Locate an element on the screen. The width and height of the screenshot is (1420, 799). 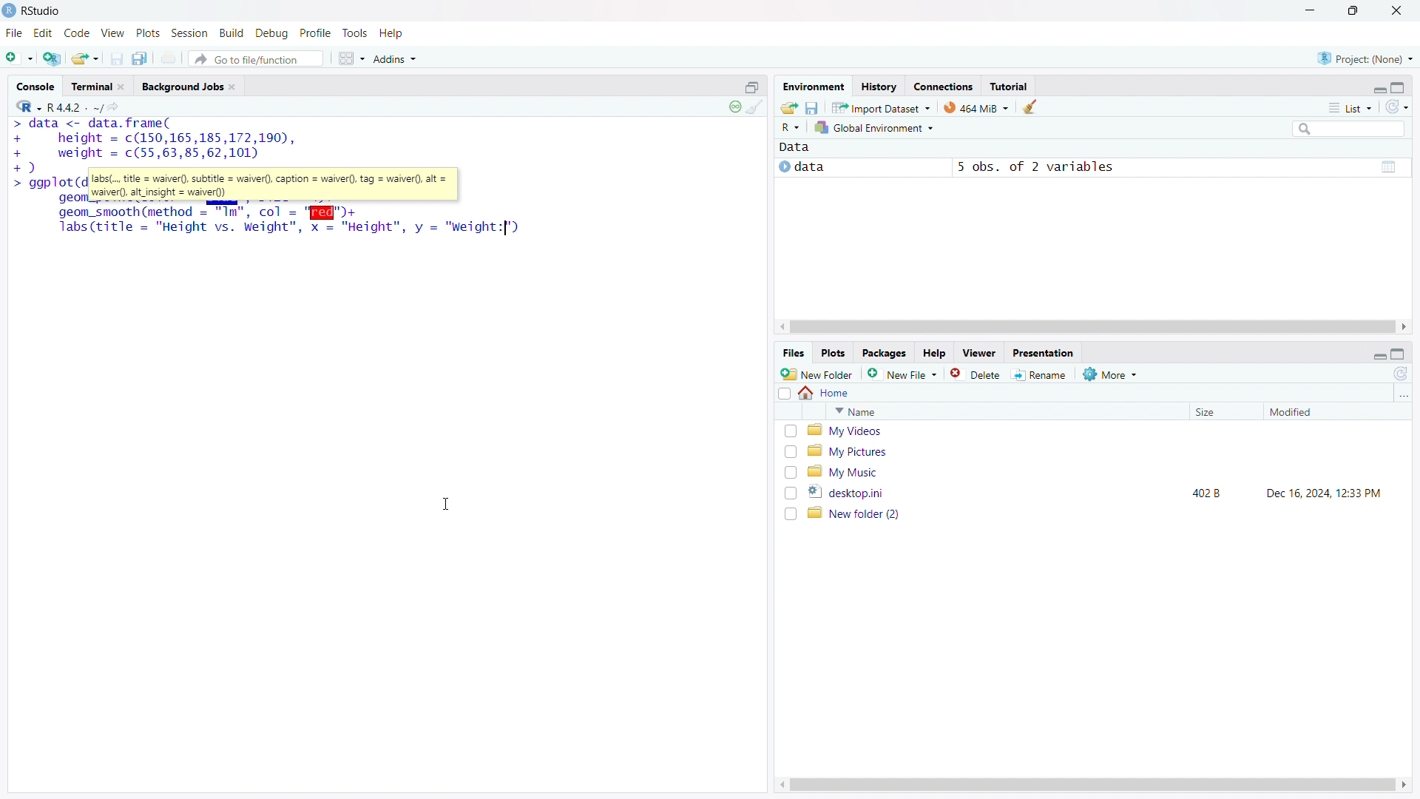
rename is located at coordinates (1042, 375).